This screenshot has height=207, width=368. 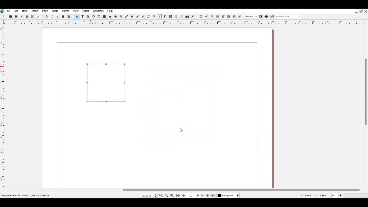 I want to click on Copy, so click(x=63, y=16).